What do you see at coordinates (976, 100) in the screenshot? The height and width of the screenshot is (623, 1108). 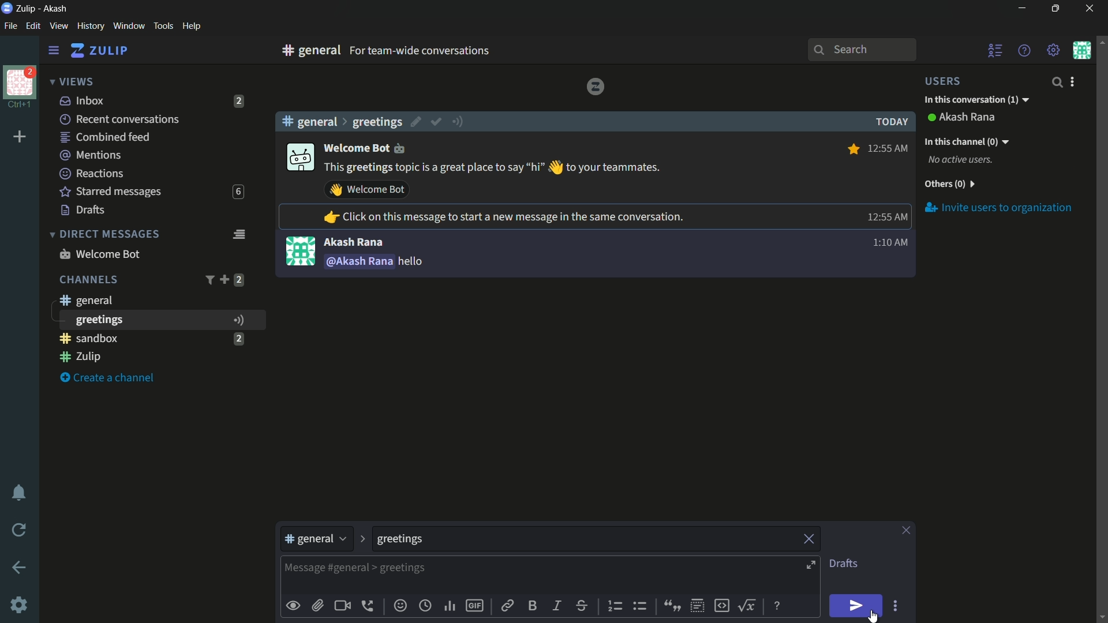 I see `in this conversation` at bounding box center [976, 100].